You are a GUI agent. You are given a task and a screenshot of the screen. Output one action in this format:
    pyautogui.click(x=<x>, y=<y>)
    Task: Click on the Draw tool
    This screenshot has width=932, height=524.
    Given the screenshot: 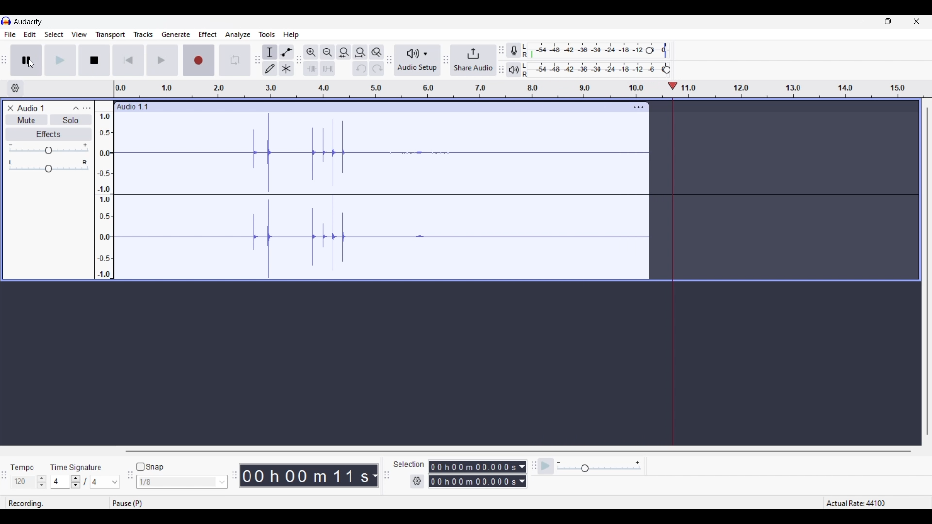 What is the action you would take?
    pyautogui.click(x=269, y=68)
    